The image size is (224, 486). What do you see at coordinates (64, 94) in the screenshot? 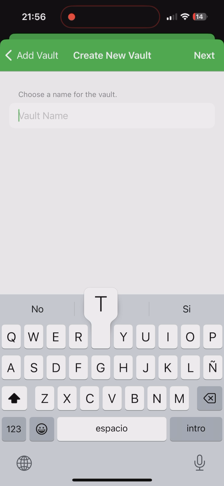
I see `choose a name for the vault` at bounding box center [64, 94].